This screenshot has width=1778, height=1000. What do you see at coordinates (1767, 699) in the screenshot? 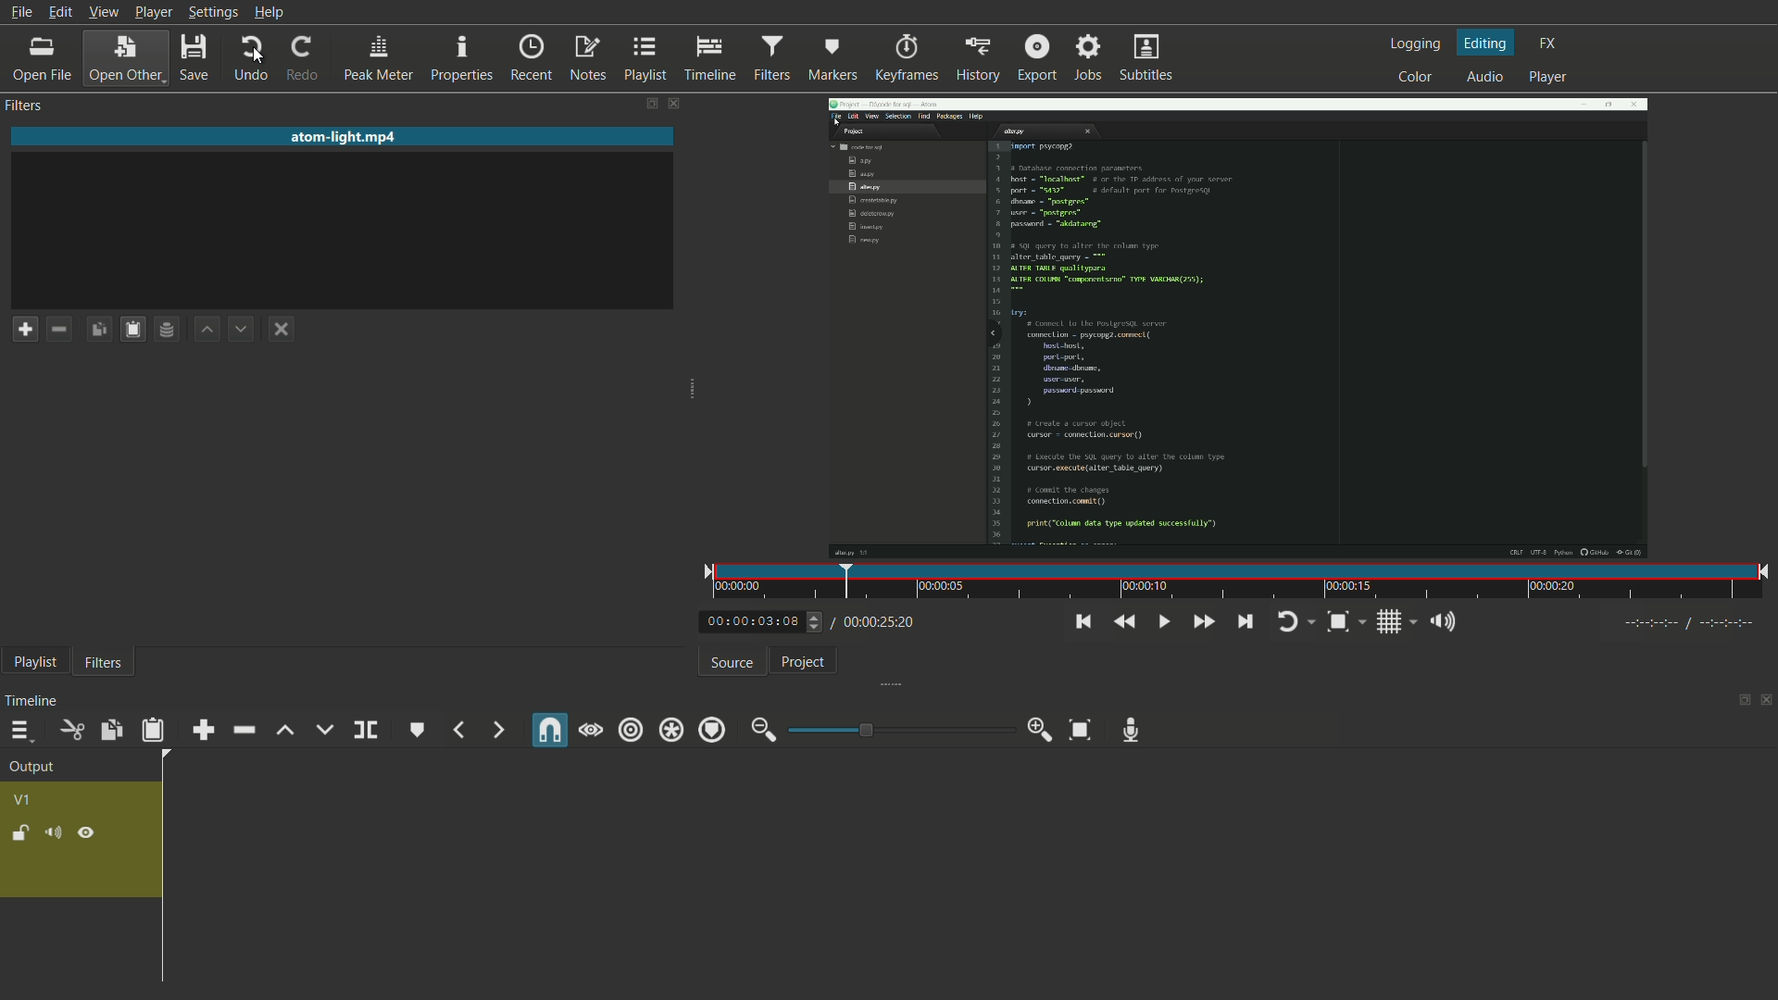
I see `close timeline pane` at bounding box center [1767, 699].